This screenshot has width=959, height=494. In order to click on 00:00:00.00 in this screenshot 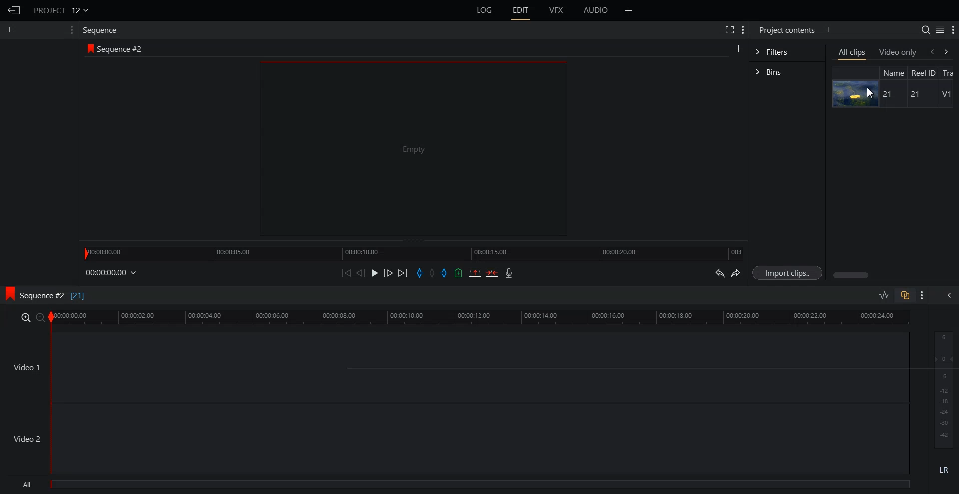, I will do `click(112, 273)`.